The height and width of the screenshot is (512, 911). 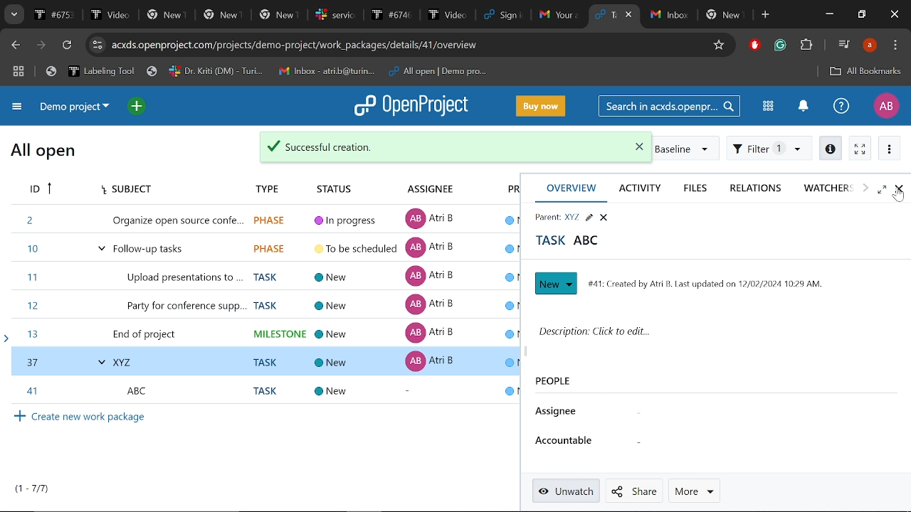 What do you see at coordinates (841, 105) in the screenshot?
I see `Help` at bounding box center [841, 105].